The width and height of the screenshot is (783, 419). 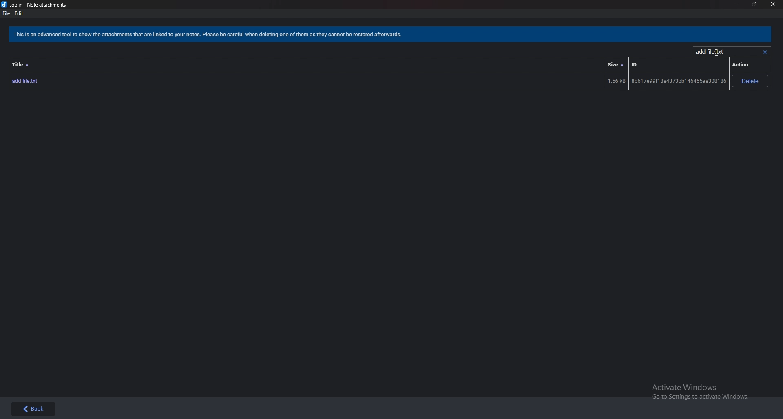 I want to click on Back, so click(x=38, y=408).